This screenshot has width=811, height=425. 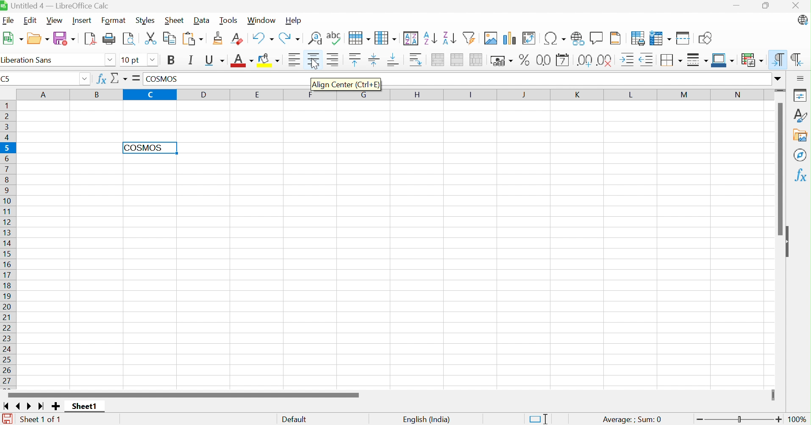 What do you see at coordinates (171, 60) in the screenshot?
I see `Bold` at bounding box center [171, 60].